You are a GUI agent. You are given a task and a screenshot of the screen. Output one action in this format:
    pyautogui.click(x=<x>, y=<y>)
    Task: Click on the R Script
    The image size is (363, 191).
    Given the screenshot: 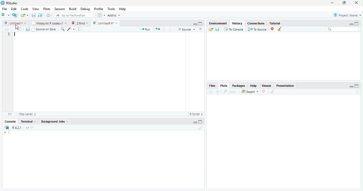 What is the action you would take?
    pyautogui.click(x=196, y=114)
    